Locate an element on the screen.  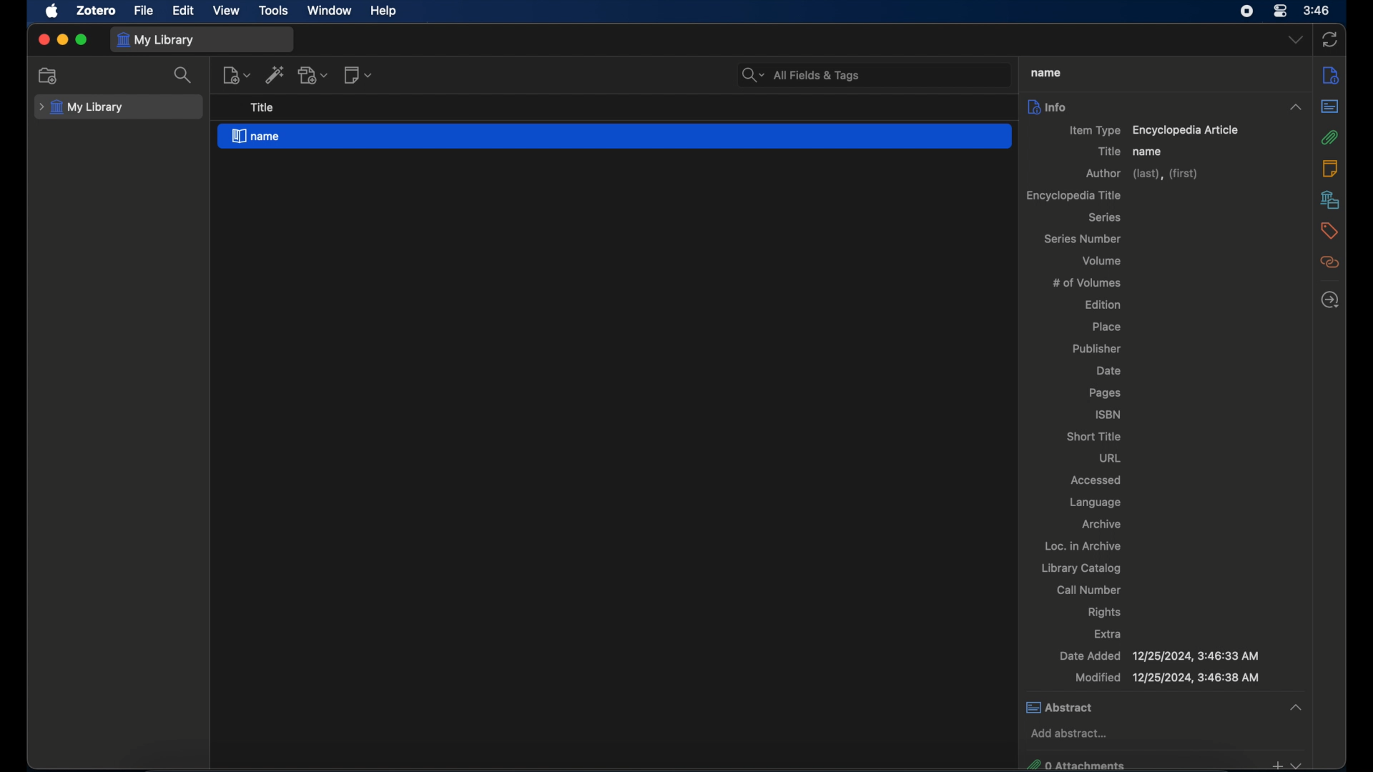
pages is located at coordinates (1106, 393).